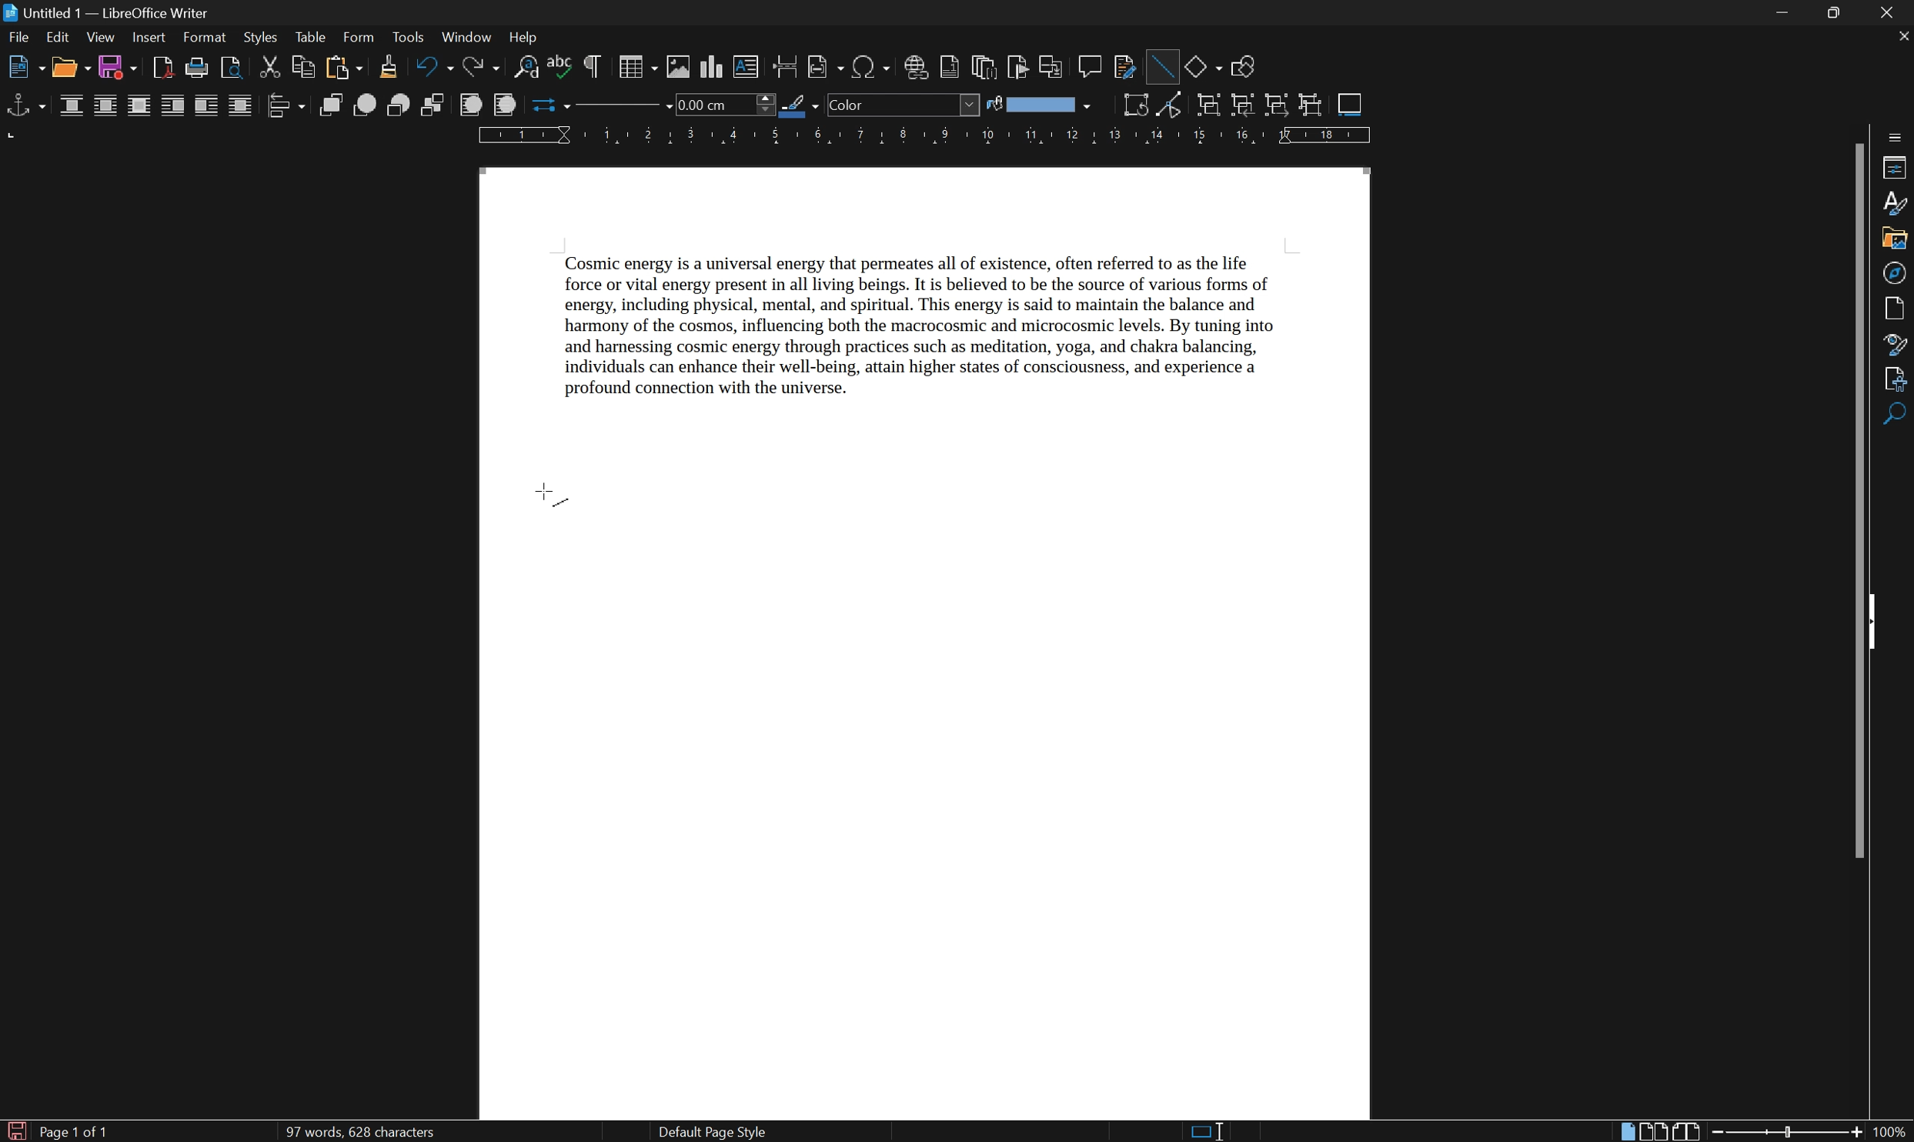  I want to click on show draw function, so click(1242, 68).